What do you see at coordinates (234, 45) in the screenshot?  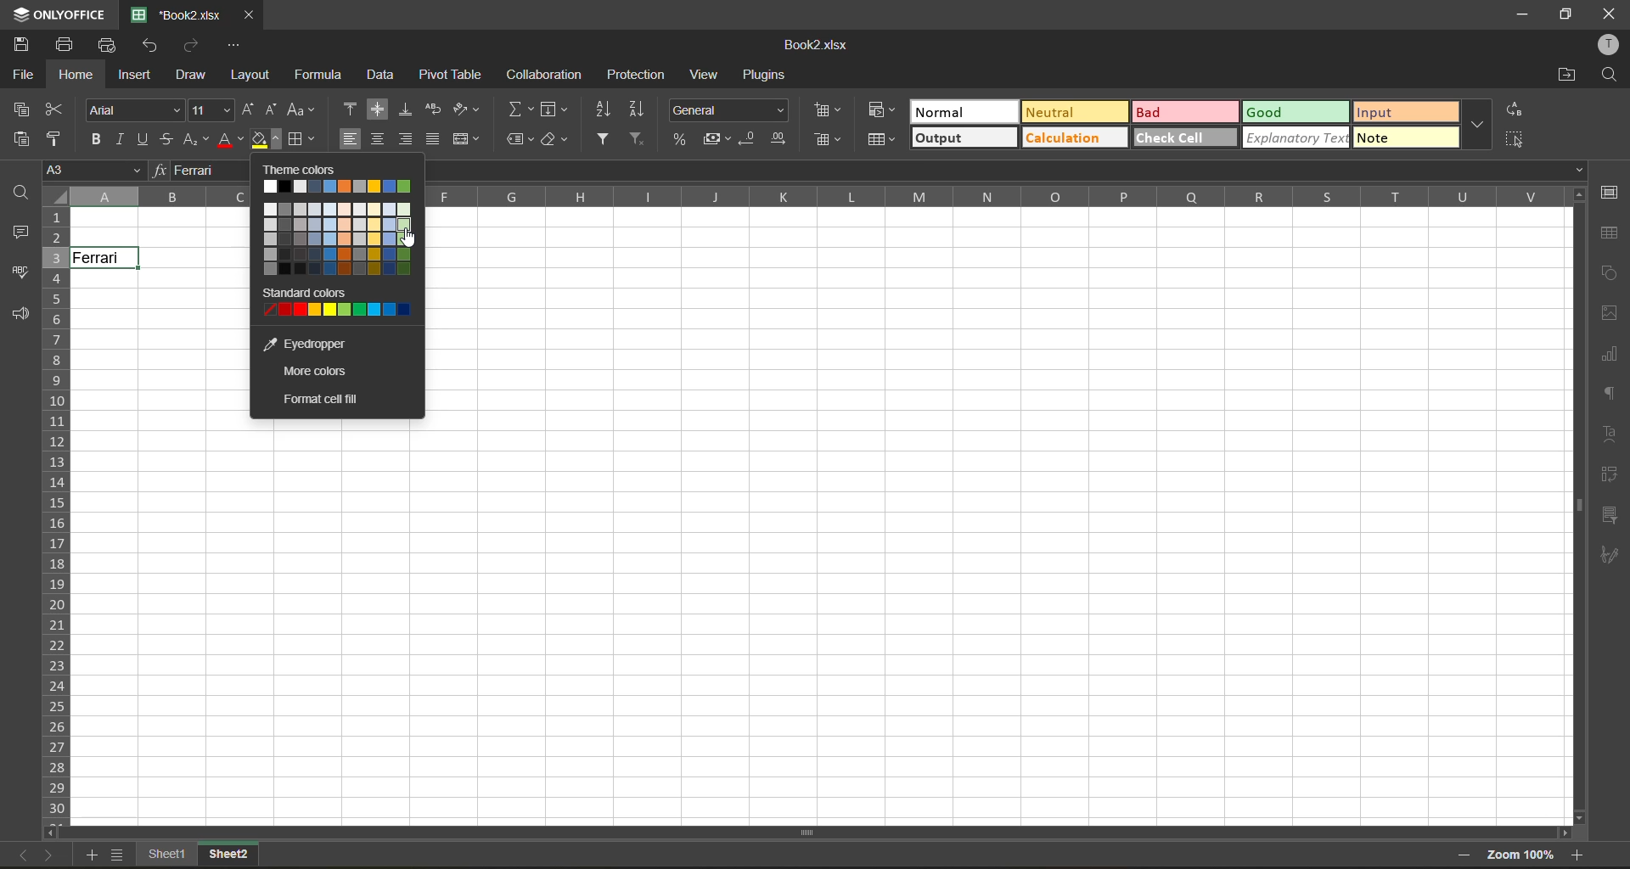 I see `customize quick access toolbar` at bounding box center [234, 45].